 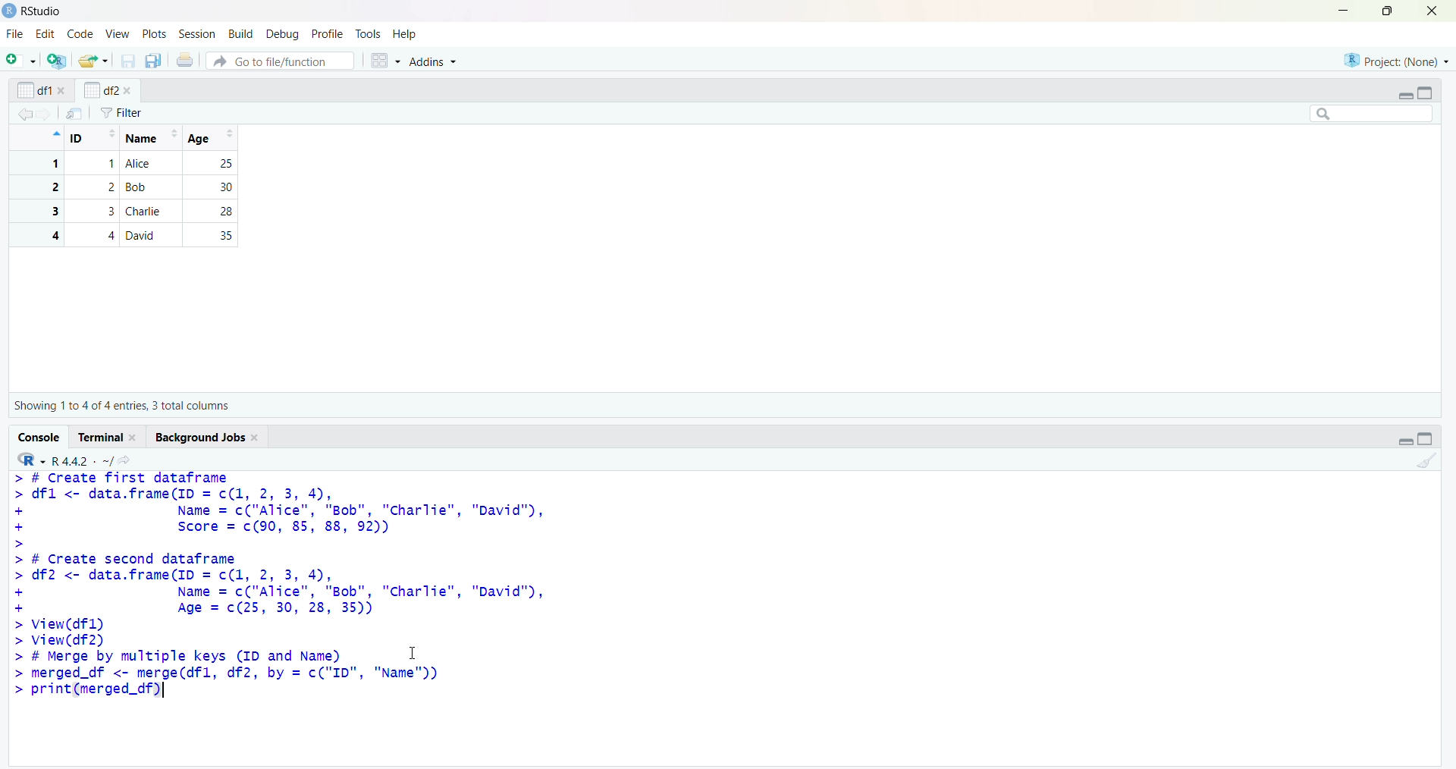 I want to click on code, so click(x=81, y=33).